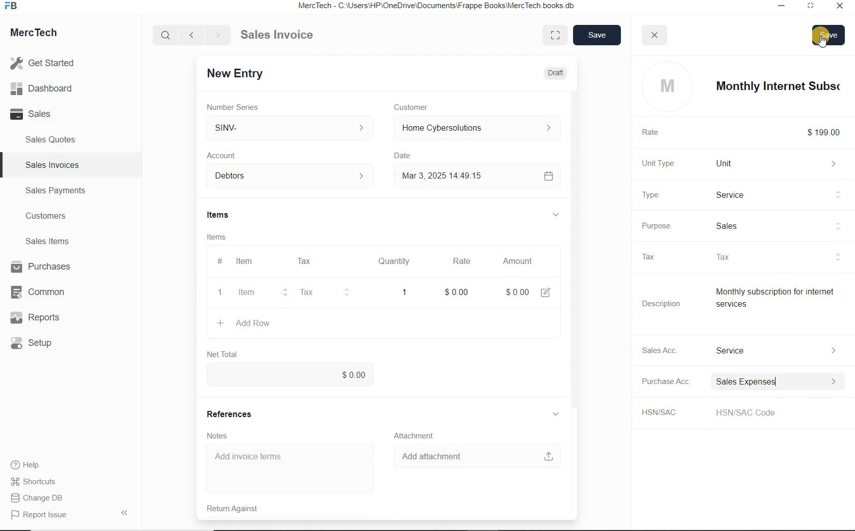 The width and height of the screenshot is (855, 531). Describe the element at coordinates (53, 165) in the screenshot. I see `Sales Invoices` at that location.